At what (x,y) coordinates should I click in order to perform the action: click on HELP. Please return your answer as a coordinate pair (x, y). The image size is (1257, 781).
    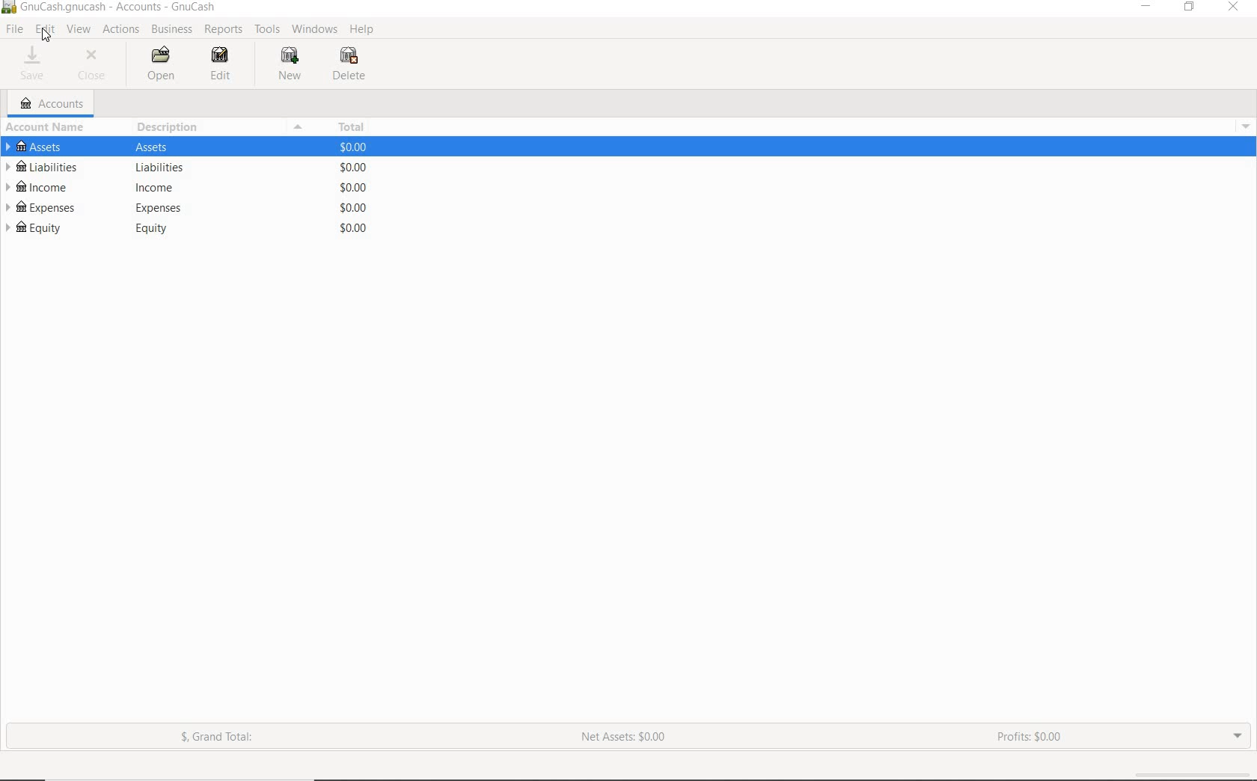
    Looking at the image, I should click on (363, 30).